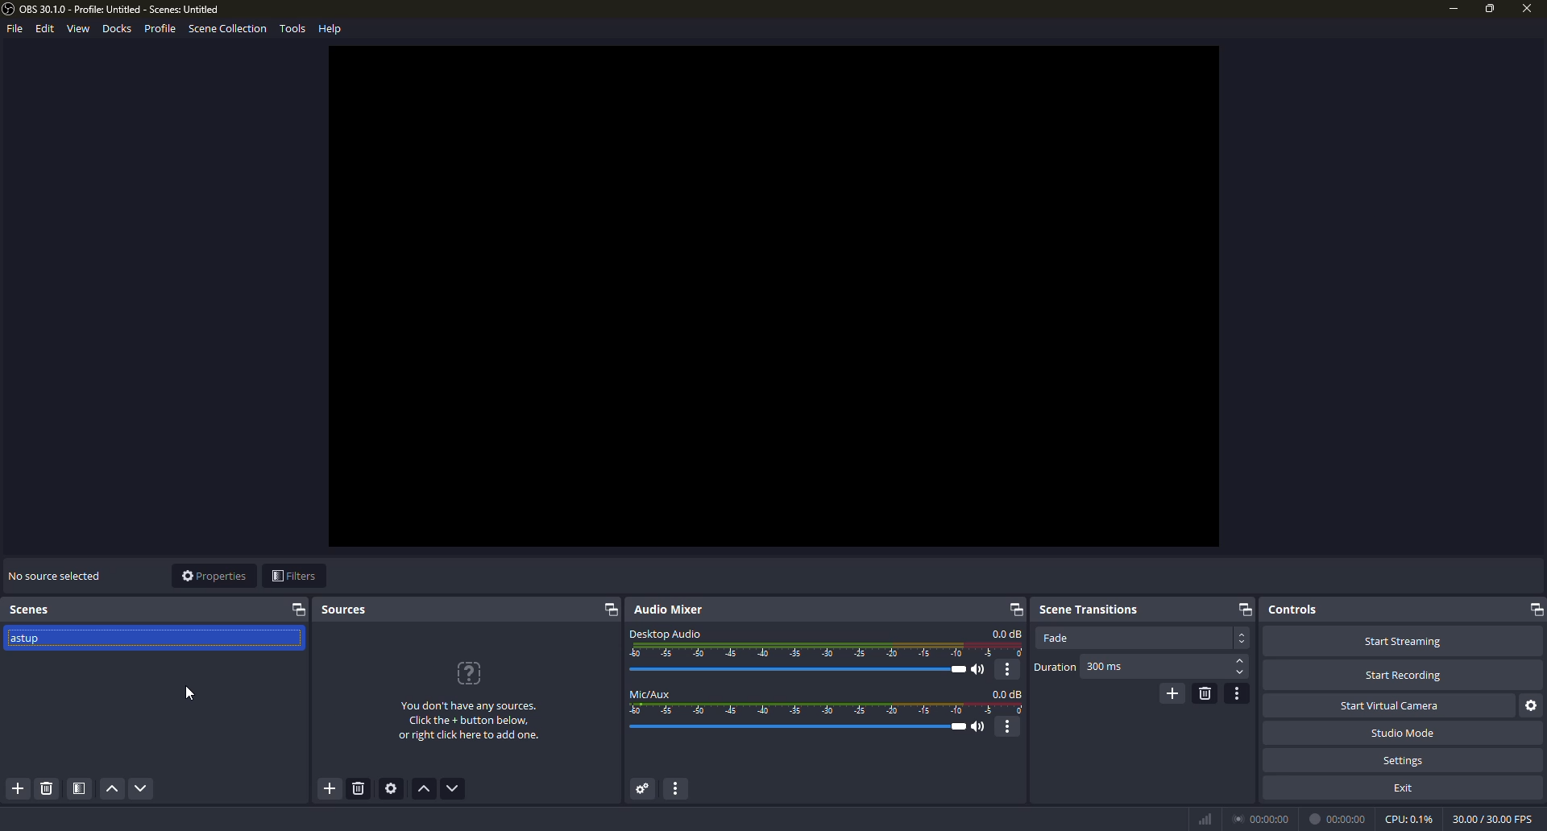 The width and height of the screenshot is (1547, 831). I want to click on drop down, so click(1242, 638).